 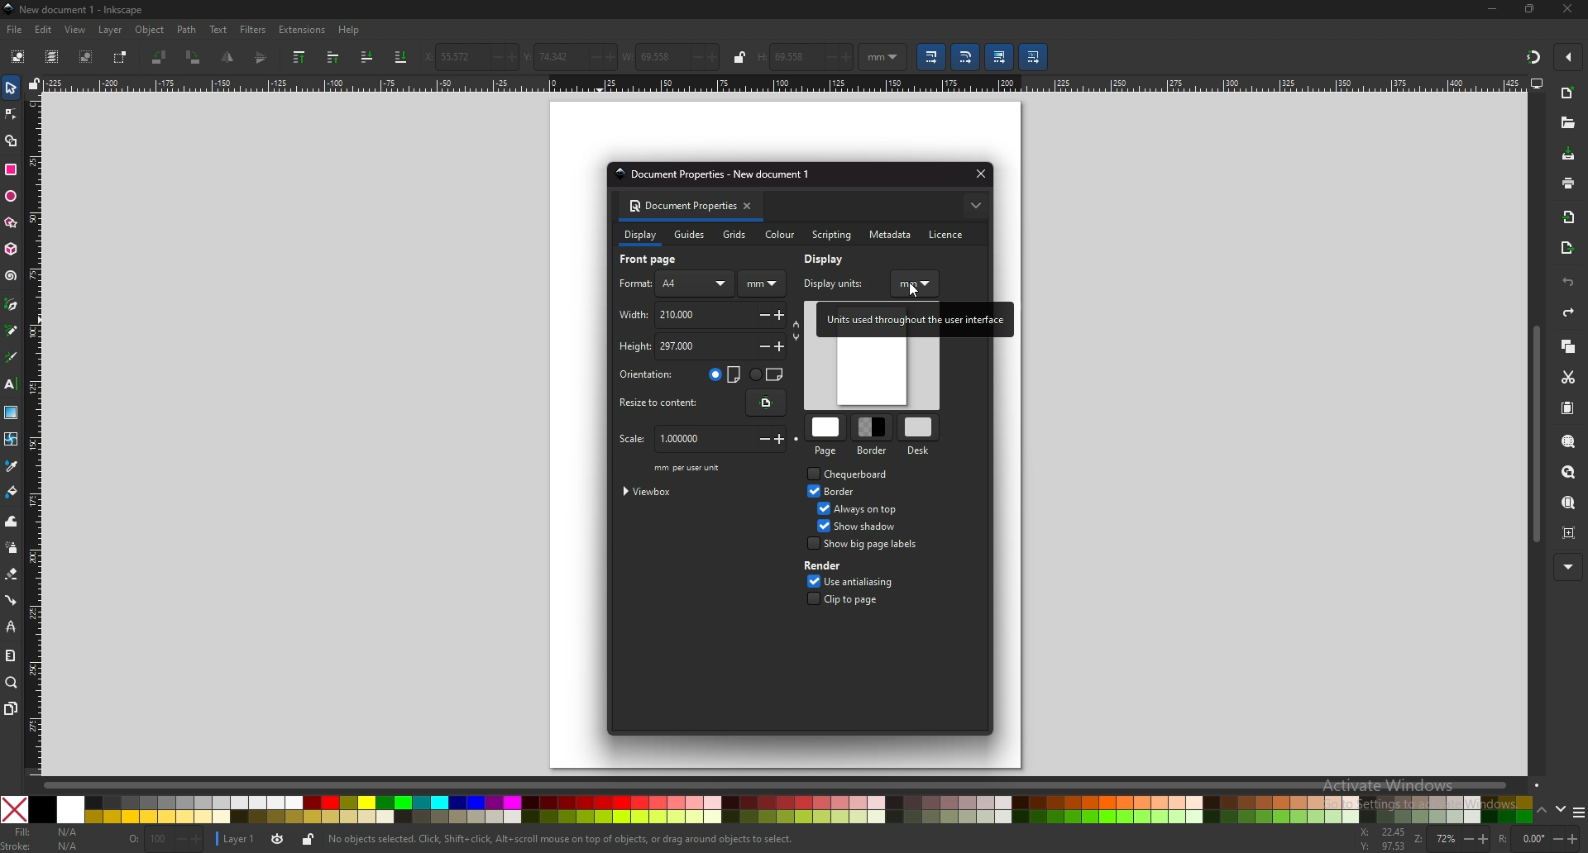 I want to click on viewbox, so click(x=653, y=490).